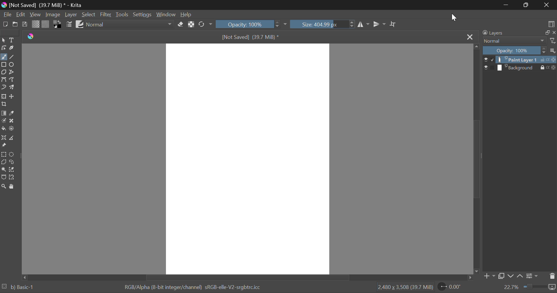 The width and height of the screenshot is (557, 293). I want to click on Transform a layer, so click(3, 96).